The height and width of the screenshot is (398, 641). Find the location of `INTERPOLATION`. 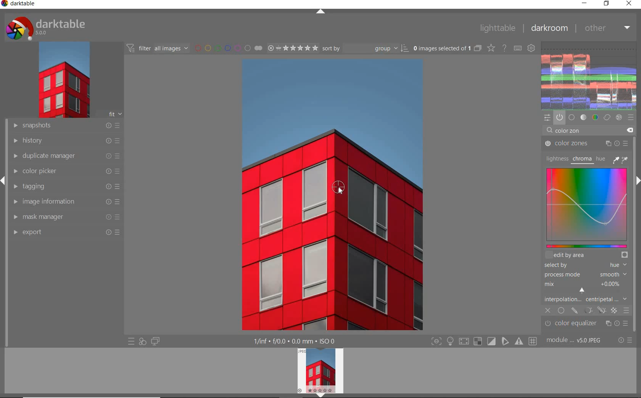

INTERPOLATION is located at coordinates (585, 299).